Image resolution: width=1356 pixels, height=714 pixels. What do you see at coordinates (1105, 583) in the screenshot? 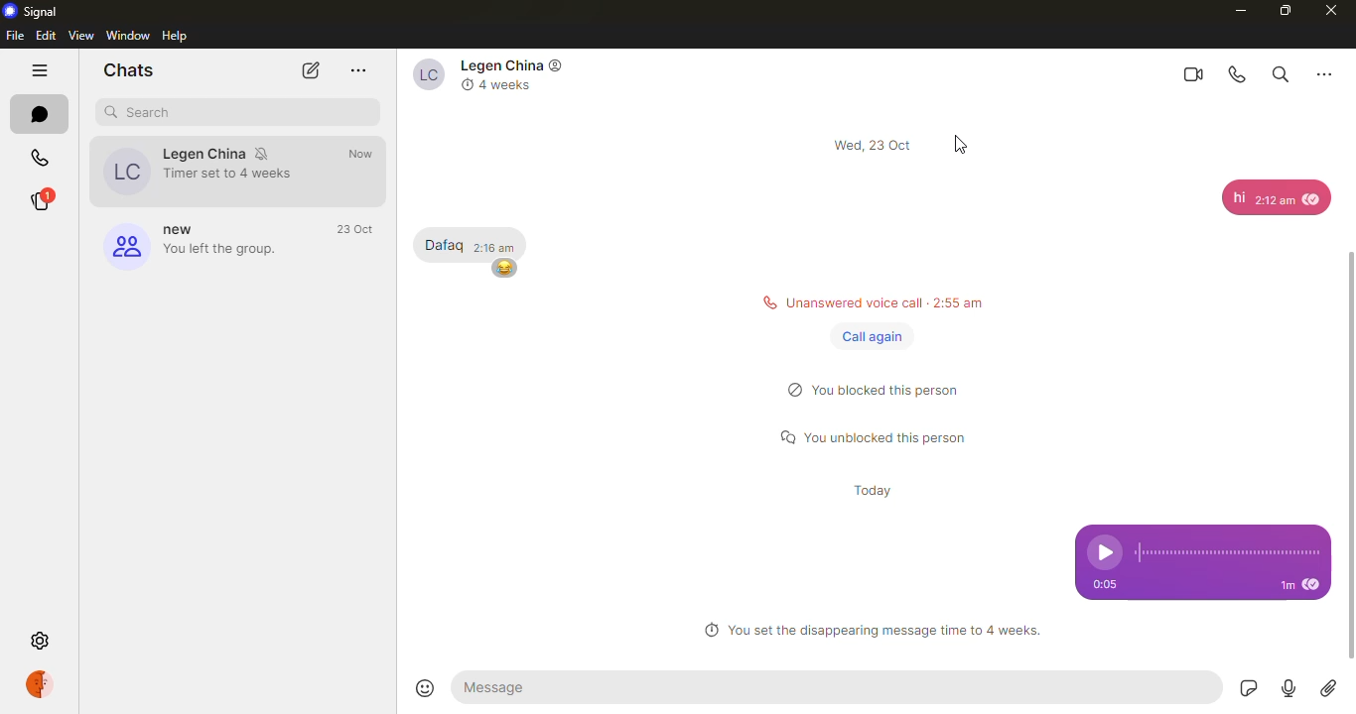
I see `time` at bounding box center [1105, 583].